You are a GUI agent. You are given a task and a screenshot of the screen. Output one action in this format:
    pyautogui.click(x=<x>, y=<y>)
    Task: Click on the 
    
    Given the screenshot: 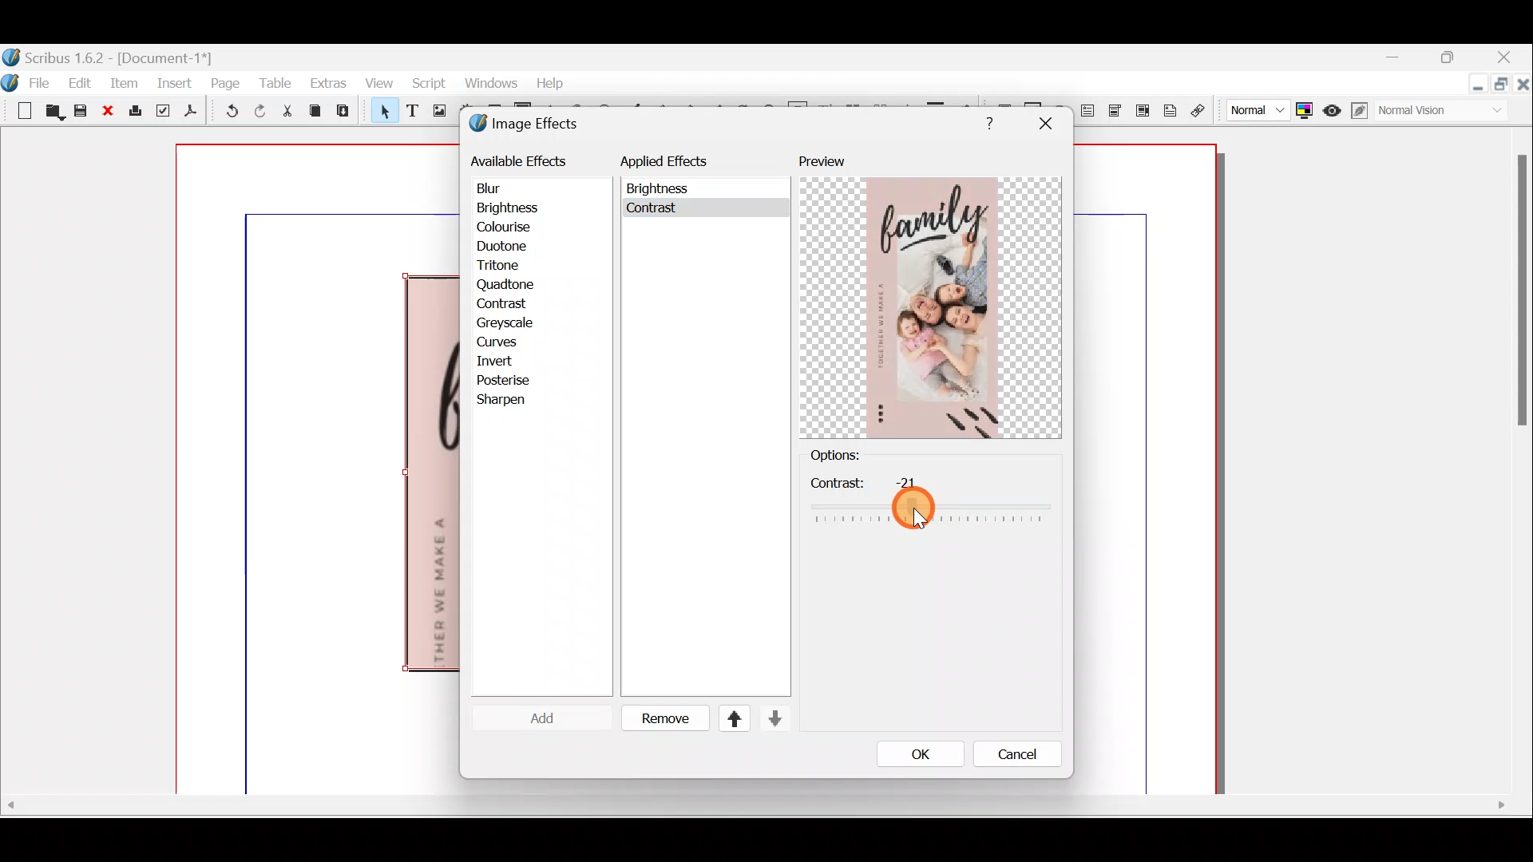 What is the action you would take?
    pyautogui.click(x=655, y=212)
    